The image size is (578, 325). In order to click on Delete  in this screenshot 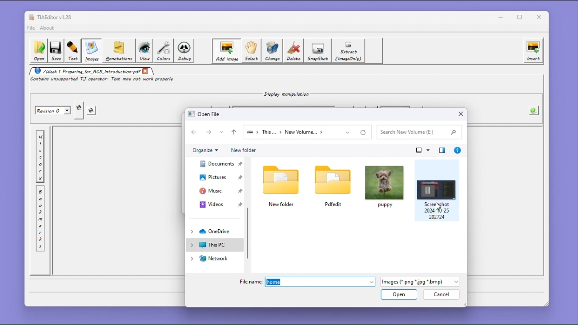, I will do `click(294, 51)`.